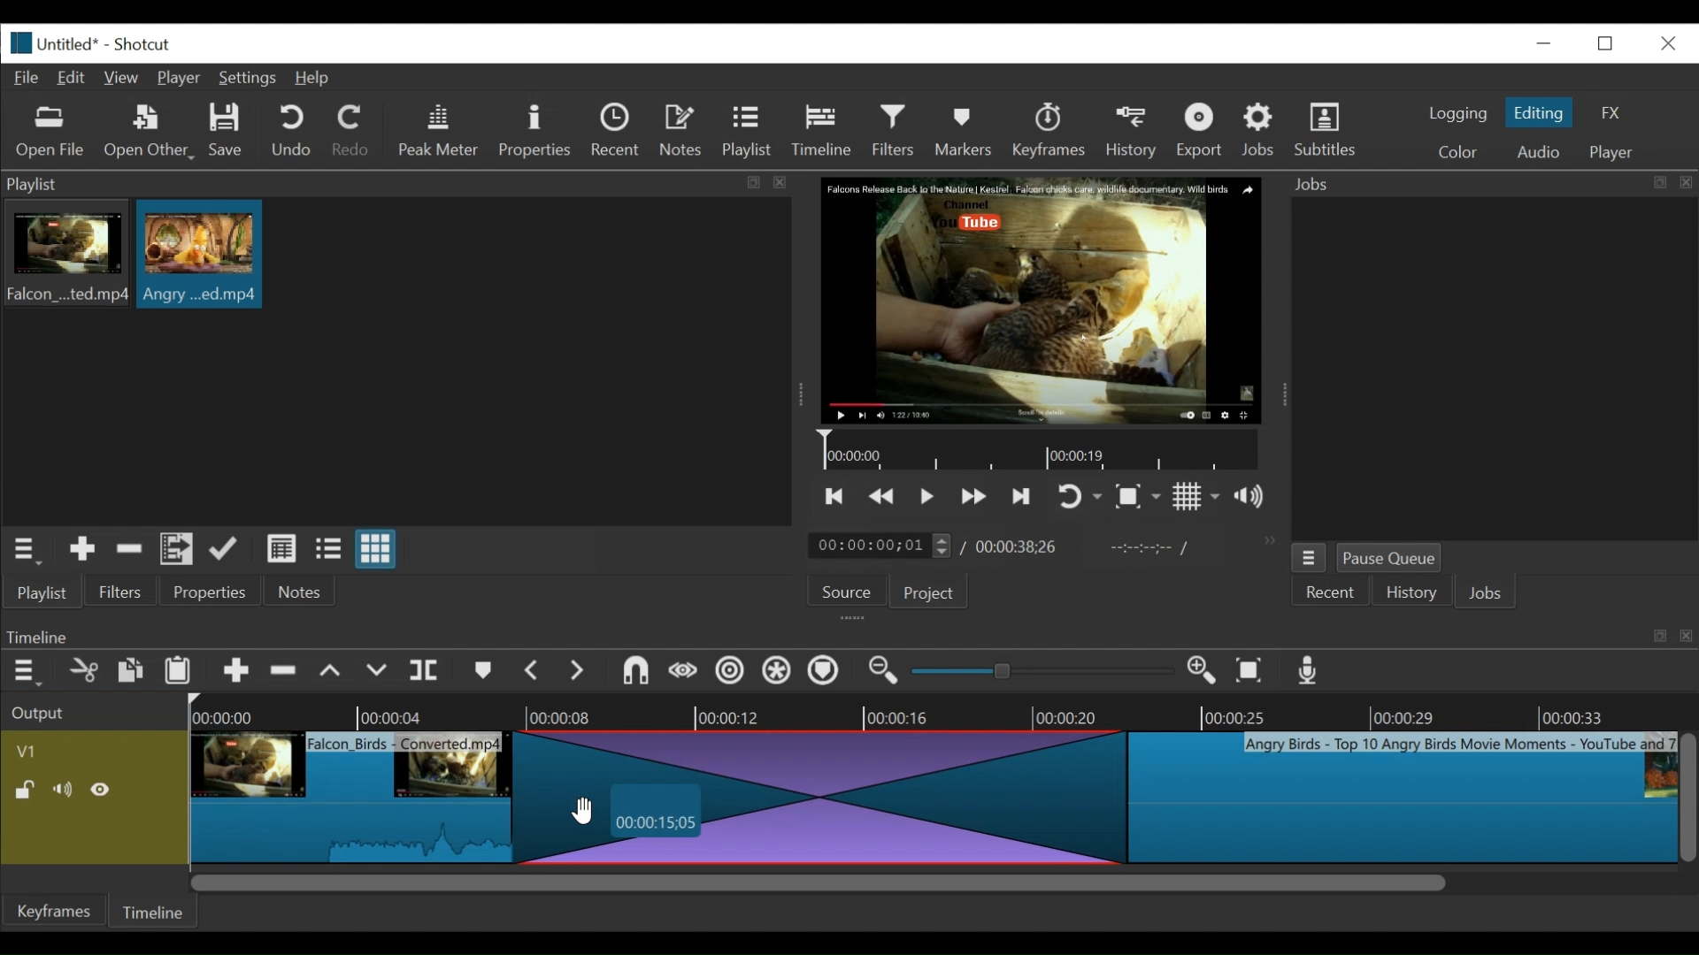 This screenshot has height=955, width=1699. What do you see at coordinates (1457, 113) in the screenshot?
I see `logging` at bounding box center [1457, 113].